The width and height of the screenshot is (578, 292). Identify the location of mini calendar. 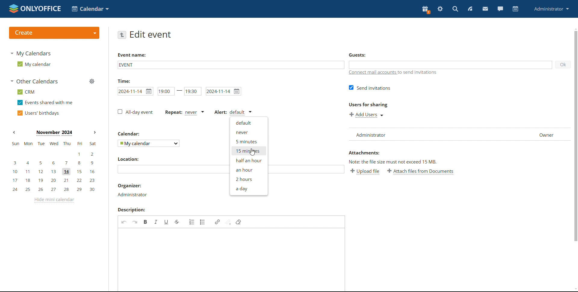
(54, 167).